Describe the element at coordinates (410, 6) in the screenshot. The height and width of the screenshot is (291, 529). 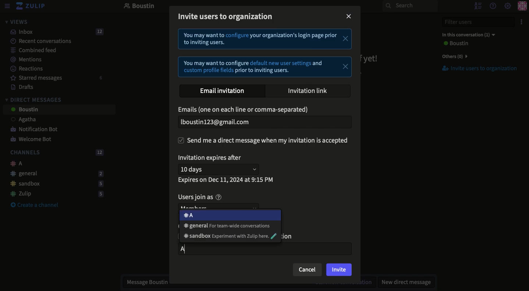
I see `Search ` at that location.